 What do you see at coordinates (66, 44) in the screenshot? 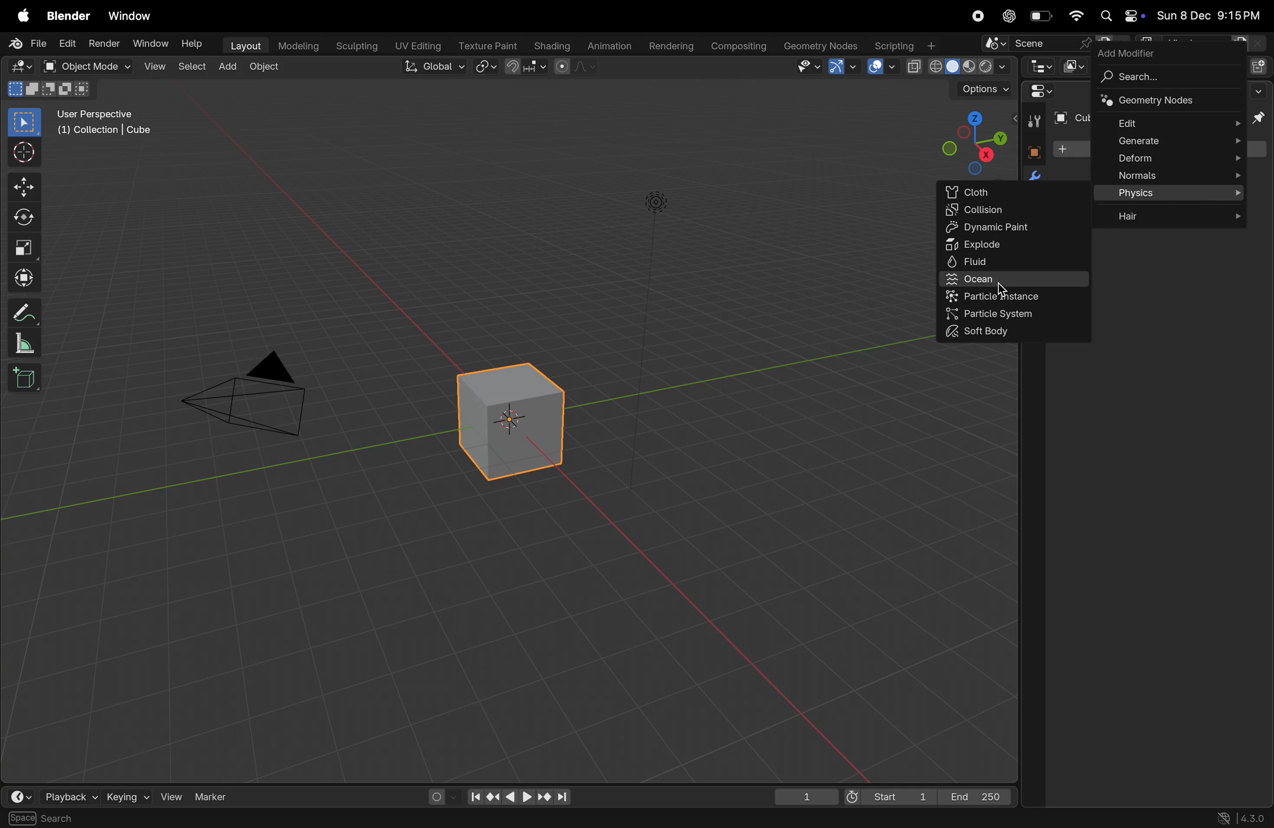
I see `edit` at bounding box center [66, 44].